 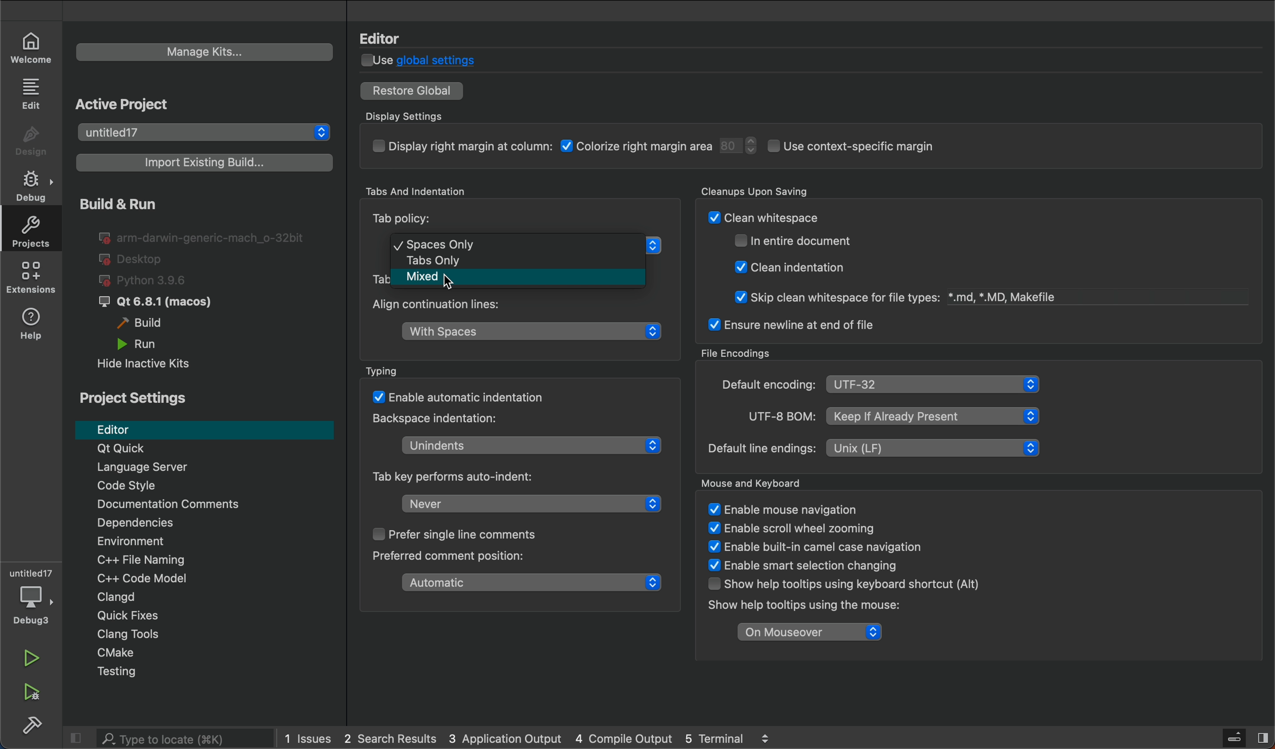 What do you see at coordinates (205, 132) in the screenshot?
I see `select project` at bounding box center [205, 132].